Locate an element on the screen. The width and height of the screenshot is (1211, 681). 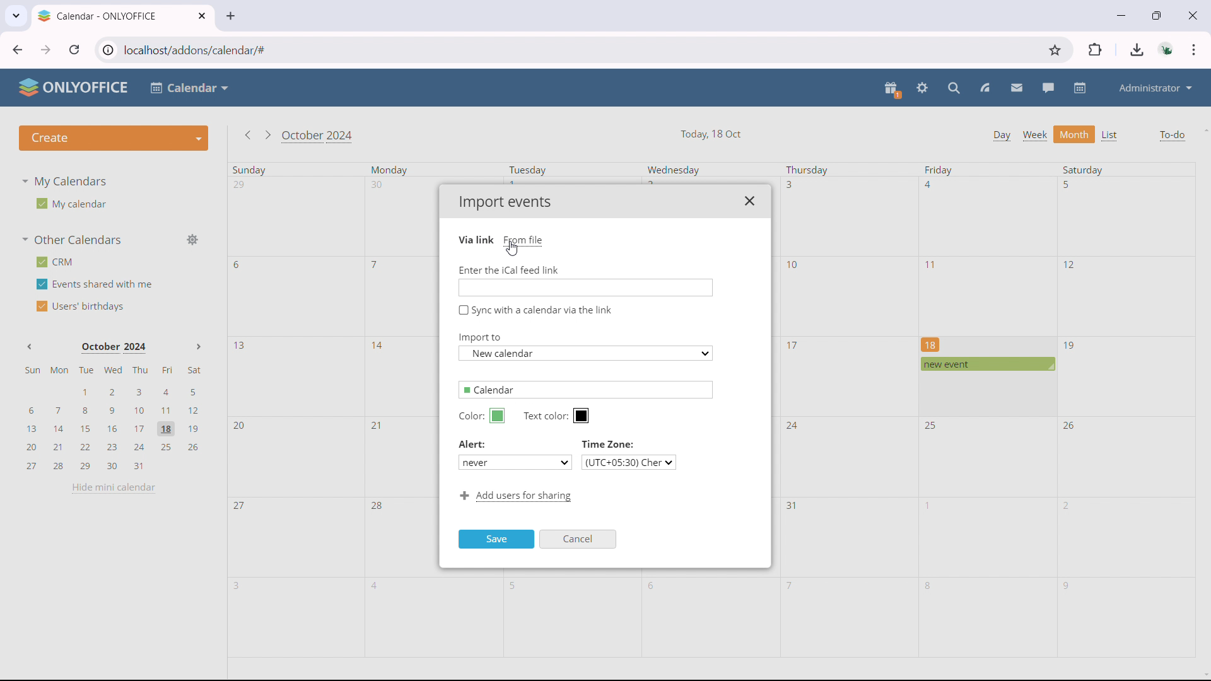
calendar is located at coordinates (1081, 88).